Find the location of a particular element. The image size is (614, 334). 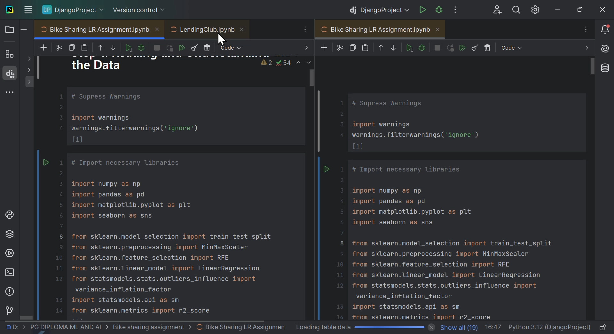

Code is located at coordinates (234, 47).